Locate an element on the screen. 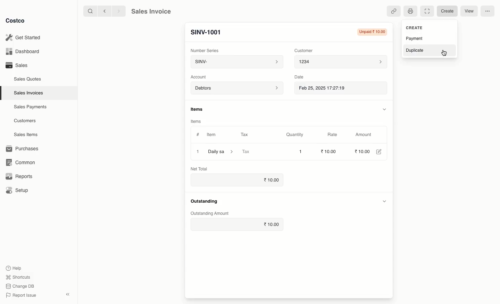  Item is located at coordinates (212, 135).